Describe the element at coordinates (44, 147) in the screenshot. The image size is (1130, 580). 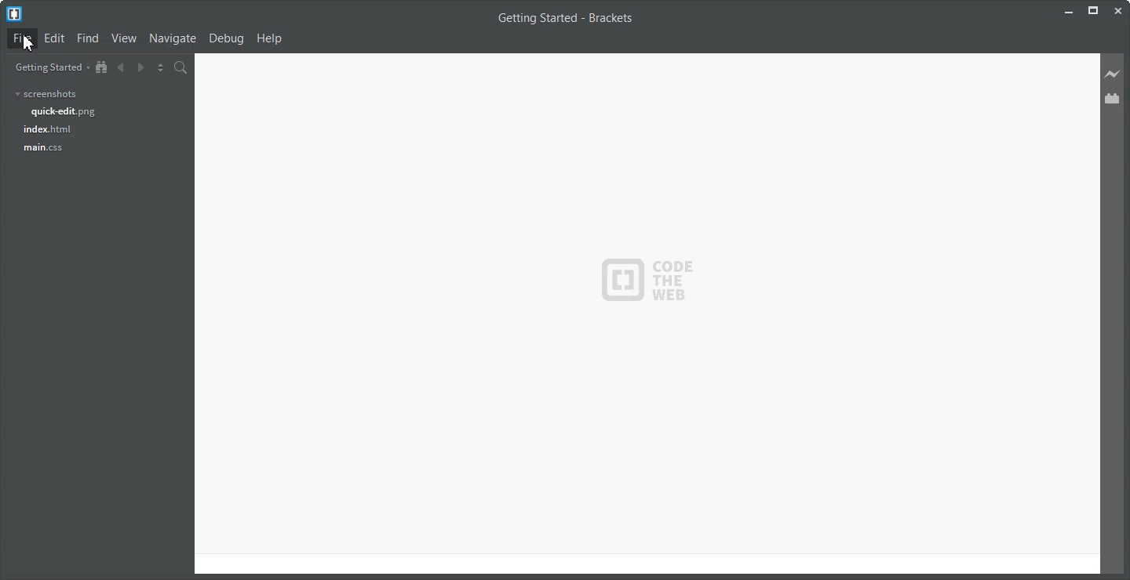
I see `main.css` at that location.